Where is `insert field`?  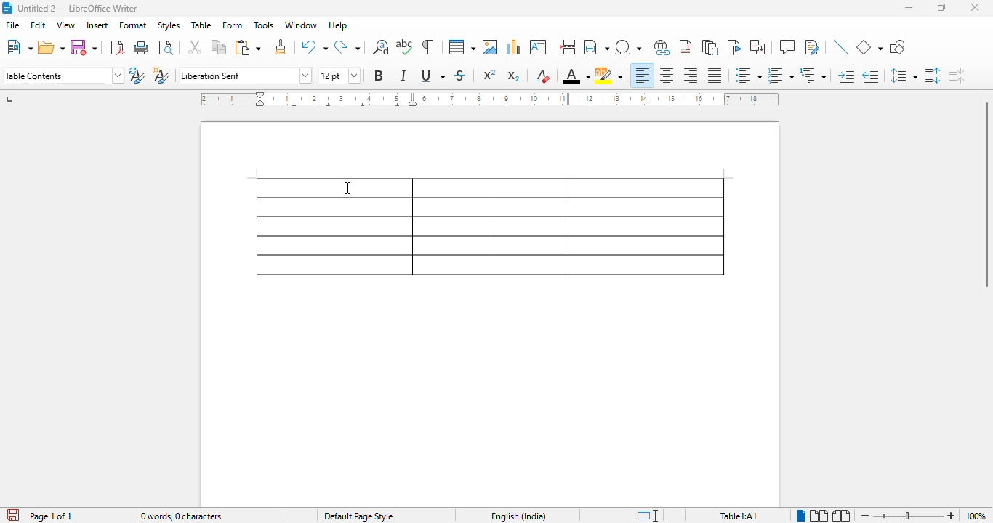
insert field is located at coordinates (596, 46).